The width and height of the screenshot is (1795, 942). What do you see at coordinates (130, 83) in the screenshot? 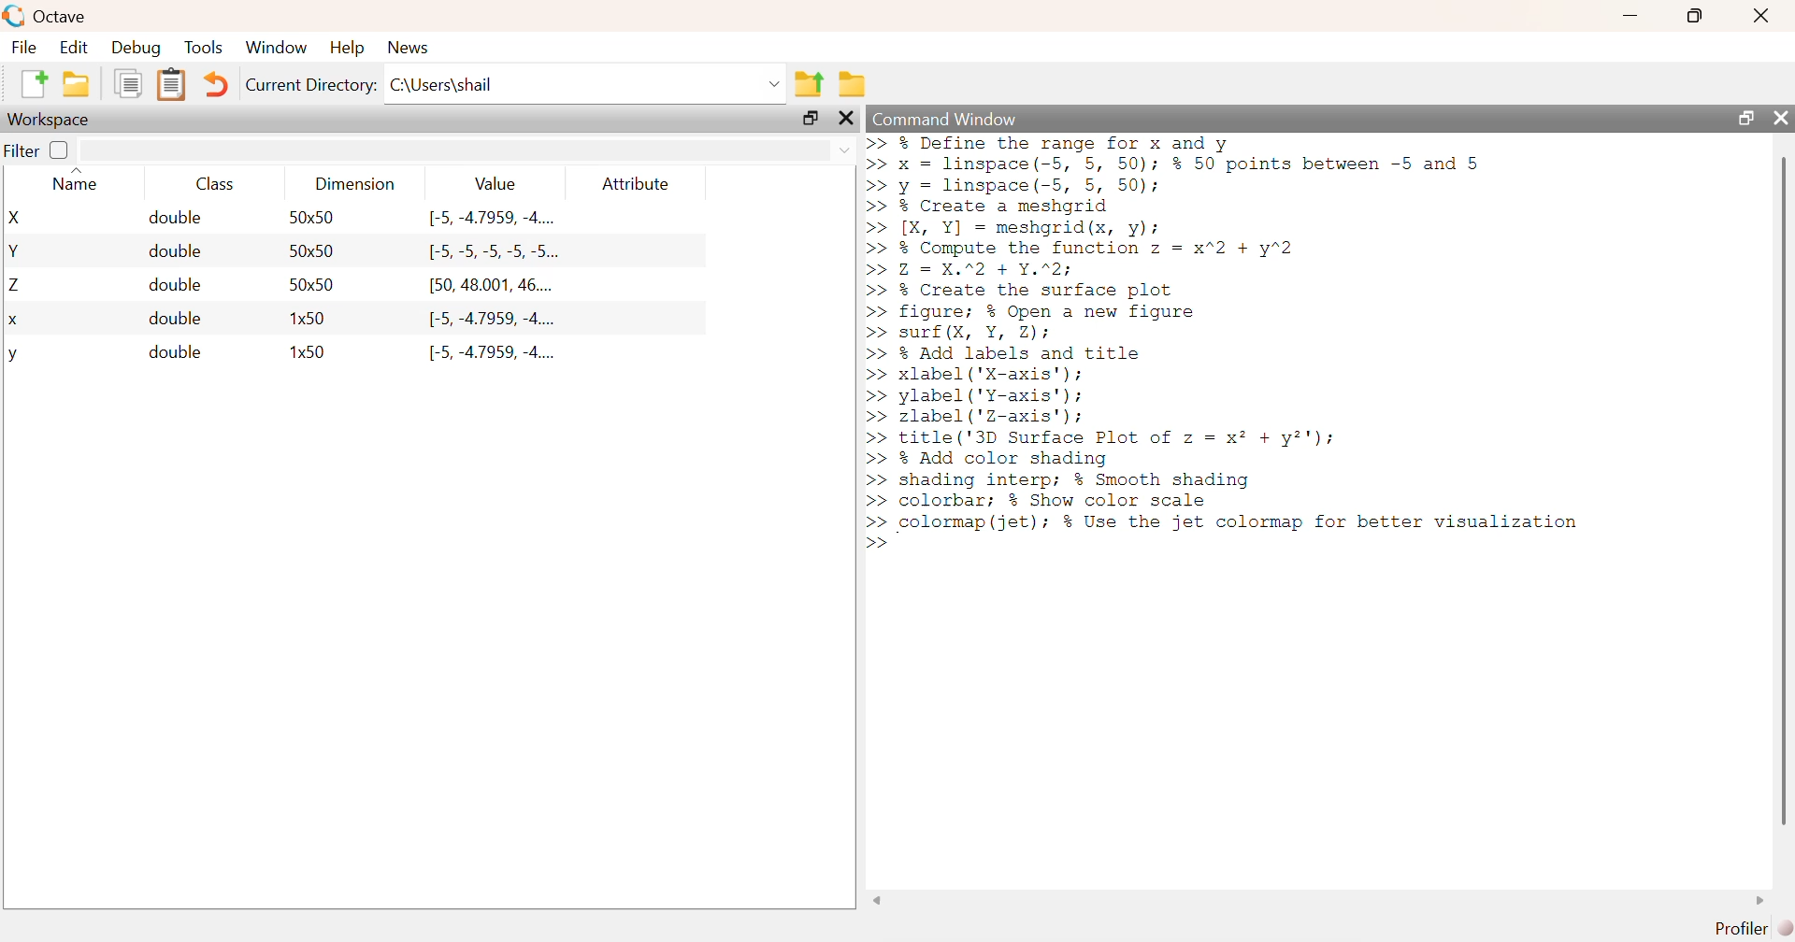
I see `Duplicate` at bounding box center [130, 83].